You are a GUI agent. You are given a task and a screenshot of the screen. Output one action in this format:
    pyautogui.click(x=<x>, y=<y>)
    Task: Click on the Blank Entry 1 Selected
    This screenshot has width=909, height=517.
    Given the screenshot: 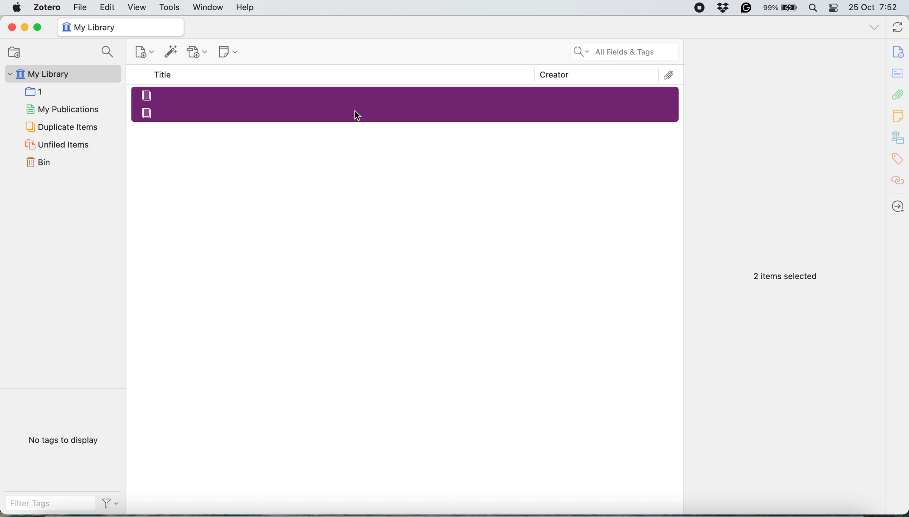 What is the action you would take?
    pyautogui.click(x=405, y=94)
    